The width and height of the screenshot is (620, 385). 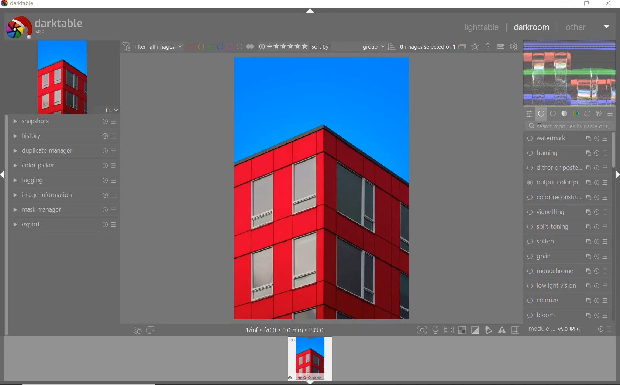 I want to click on split-toning, so click(x=567, y=226).